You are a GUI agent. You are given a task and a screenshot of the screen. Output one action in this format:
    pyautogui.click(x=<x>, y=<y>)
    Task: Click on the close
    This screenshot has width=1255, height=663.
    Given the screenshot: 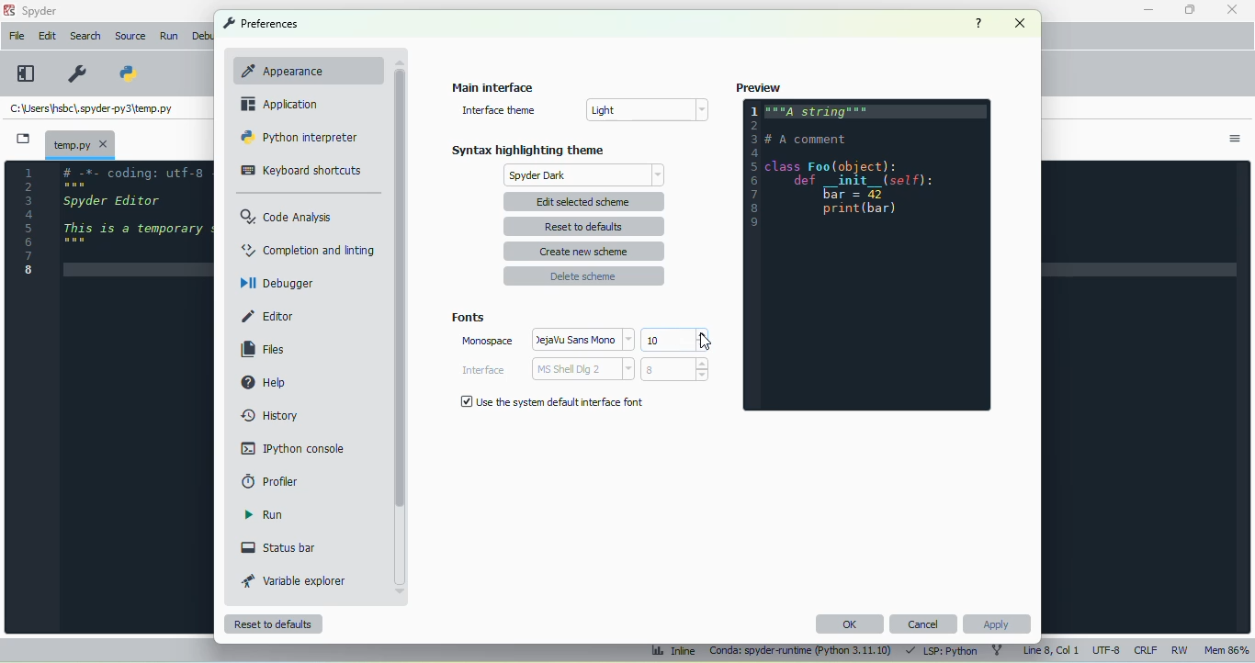 What is the action you would take?
    pyautogui.click(x=1021, y=23)
    